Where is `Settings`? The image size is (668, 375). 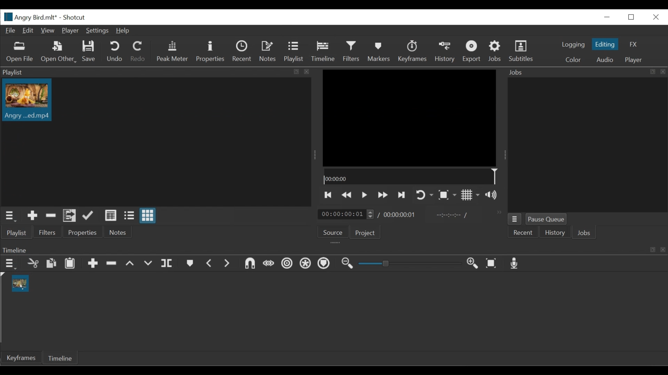 Settings is located at coordinates (98, 31).